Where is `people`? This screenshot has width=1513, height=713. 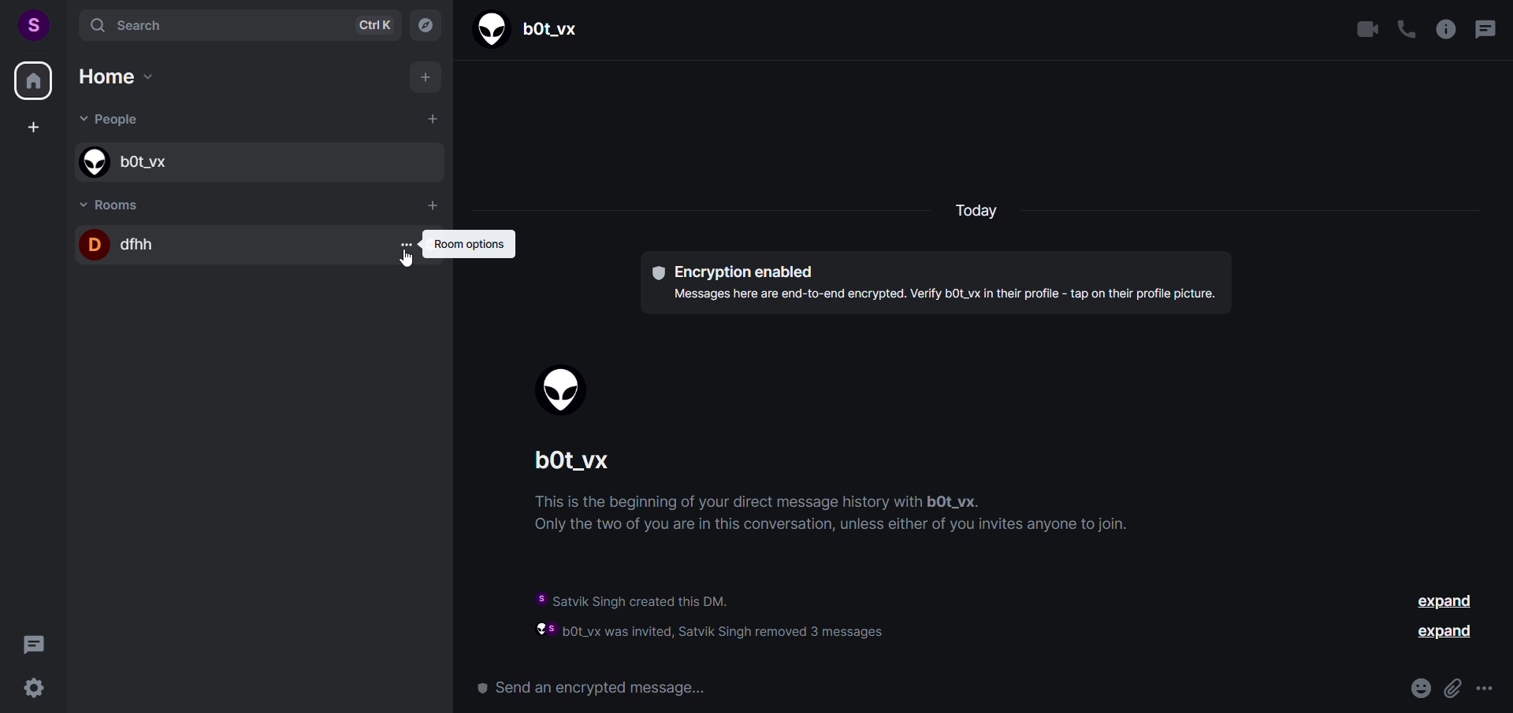
people is located at coordinates (115, 121).